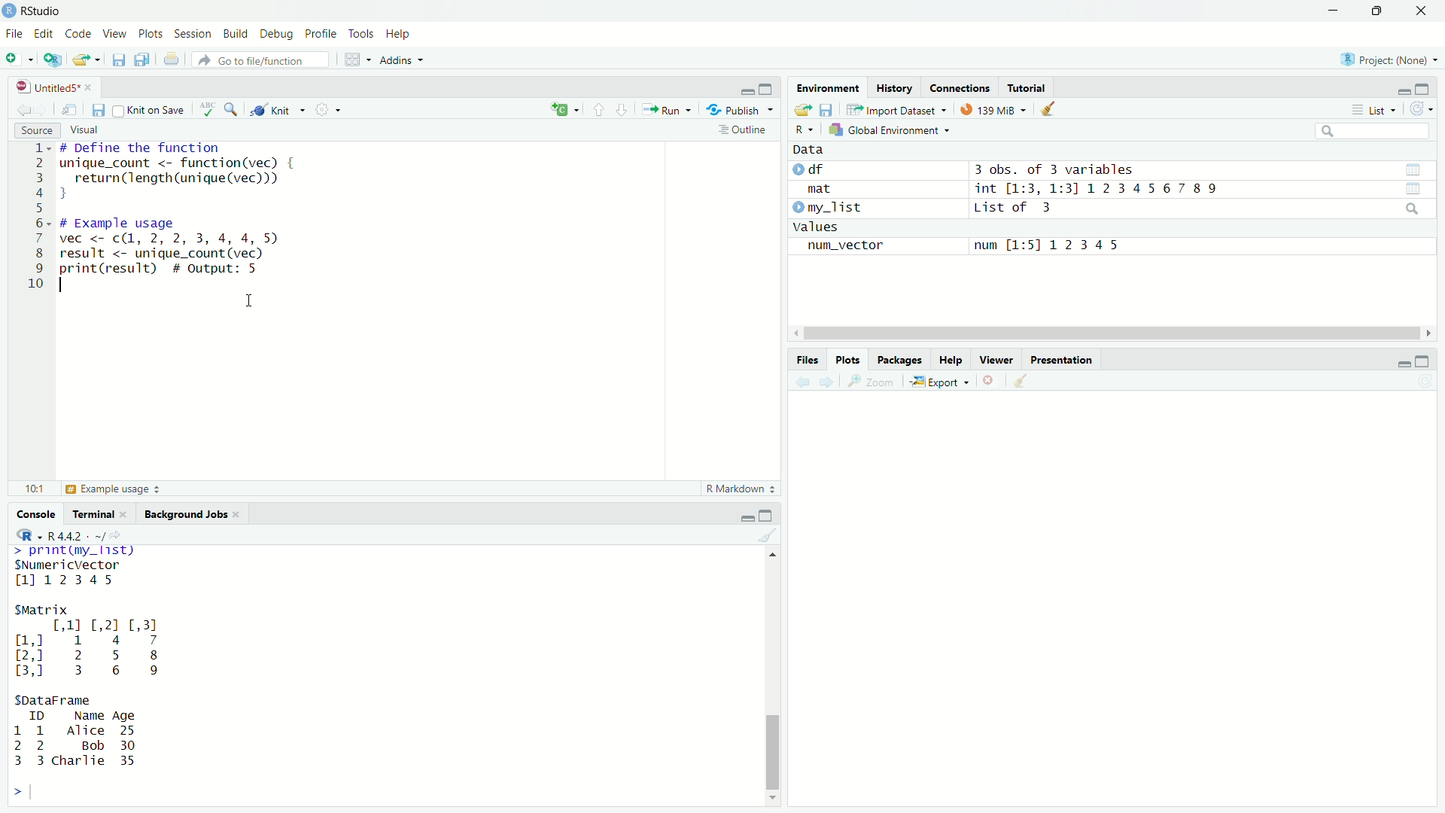 The width and height of the screenshot is (1445, 813). Describe the element at coordinates (26, 109) in the screenshot. I see `back` at that location.